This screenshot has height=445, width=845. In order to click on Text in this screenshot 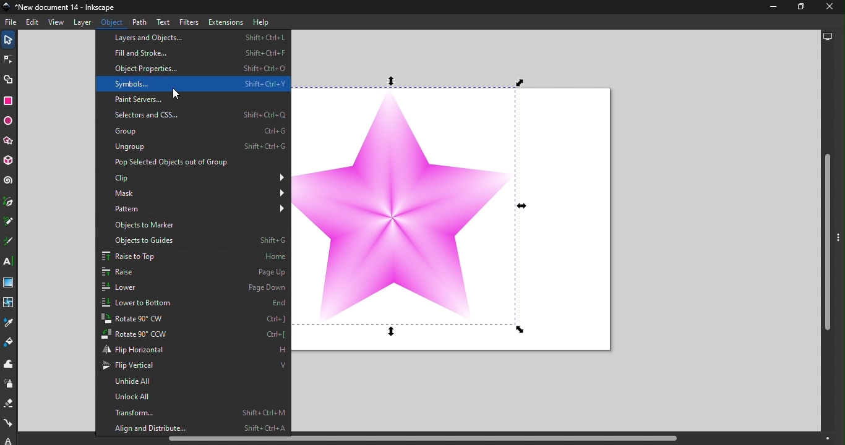, I will do `click(163, 22)`.